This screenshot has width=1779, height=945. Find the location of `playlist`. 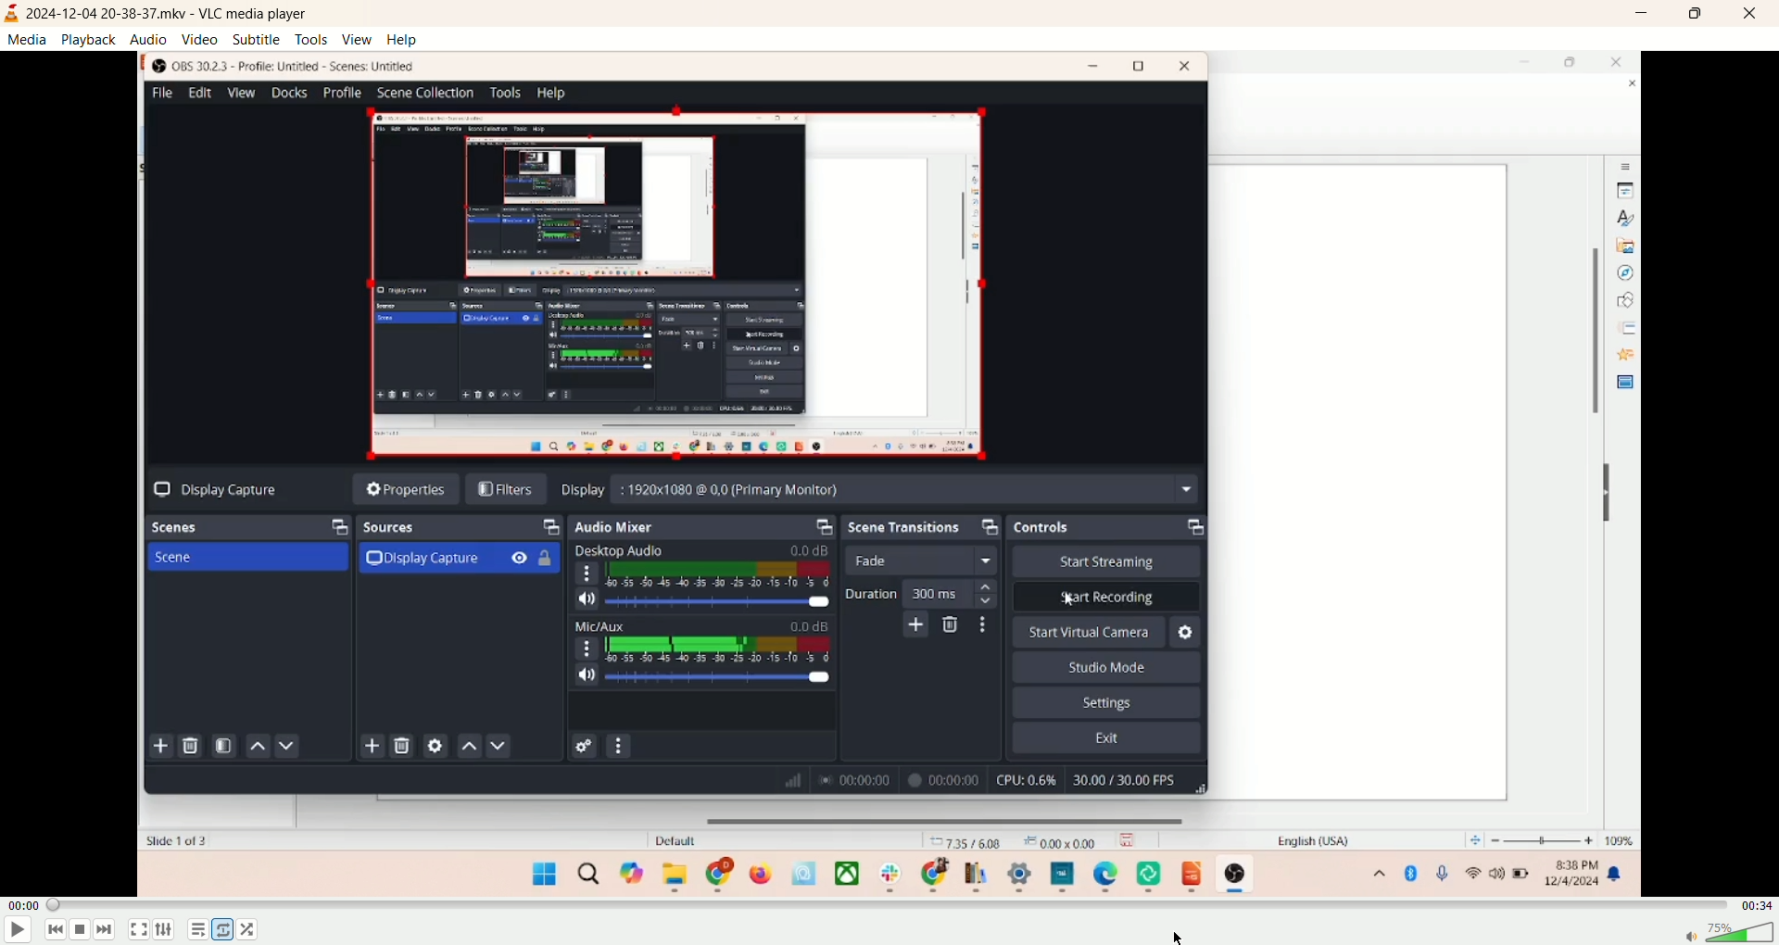

playlist is located at coordinates (199, 930).